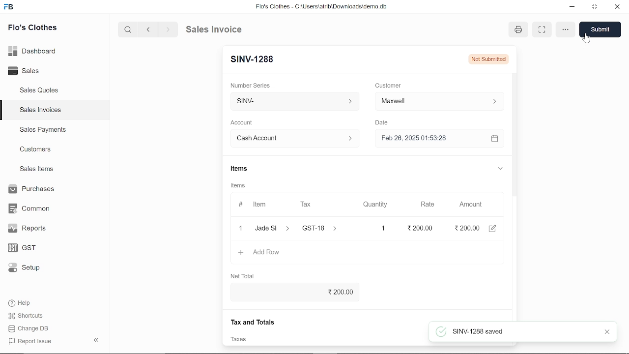  What do you see at coordinates (40, 91) in the screenshot?
I see `Sales Quotes` at bounding box center [40, 91].